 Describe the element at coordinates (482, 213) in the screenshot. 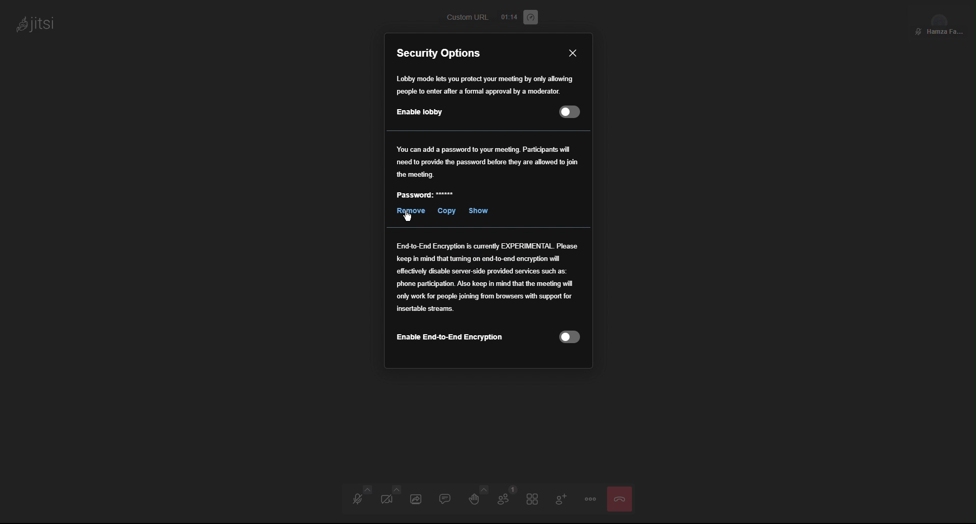

I see `Show` at that location.